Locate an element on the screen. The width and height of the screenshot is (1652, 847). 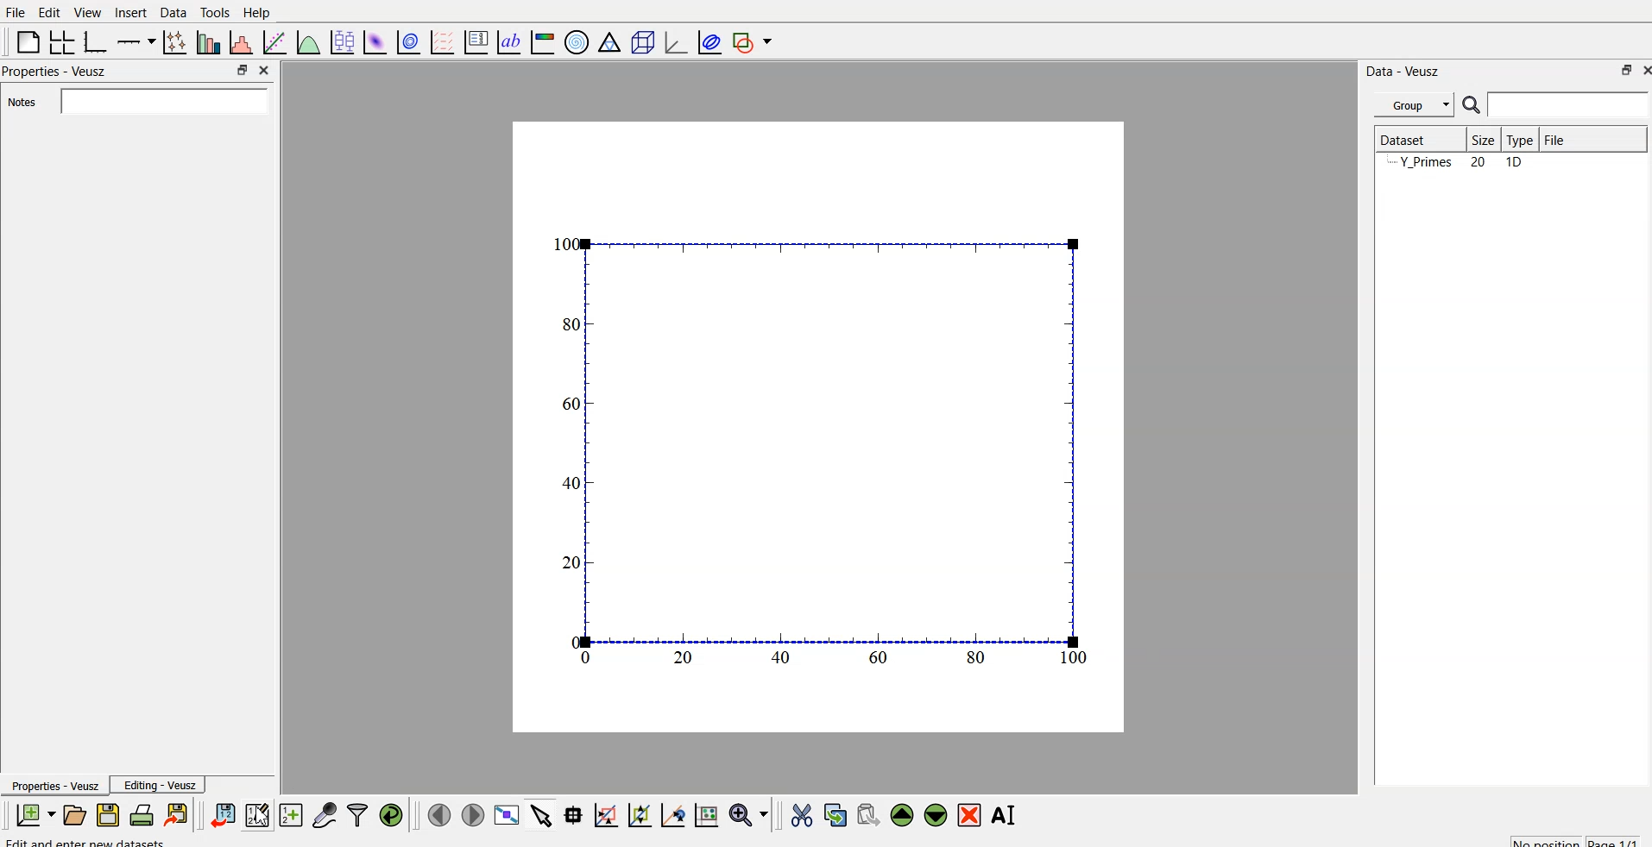
draw rectangle to zoom is located at coordinates (605, 814).